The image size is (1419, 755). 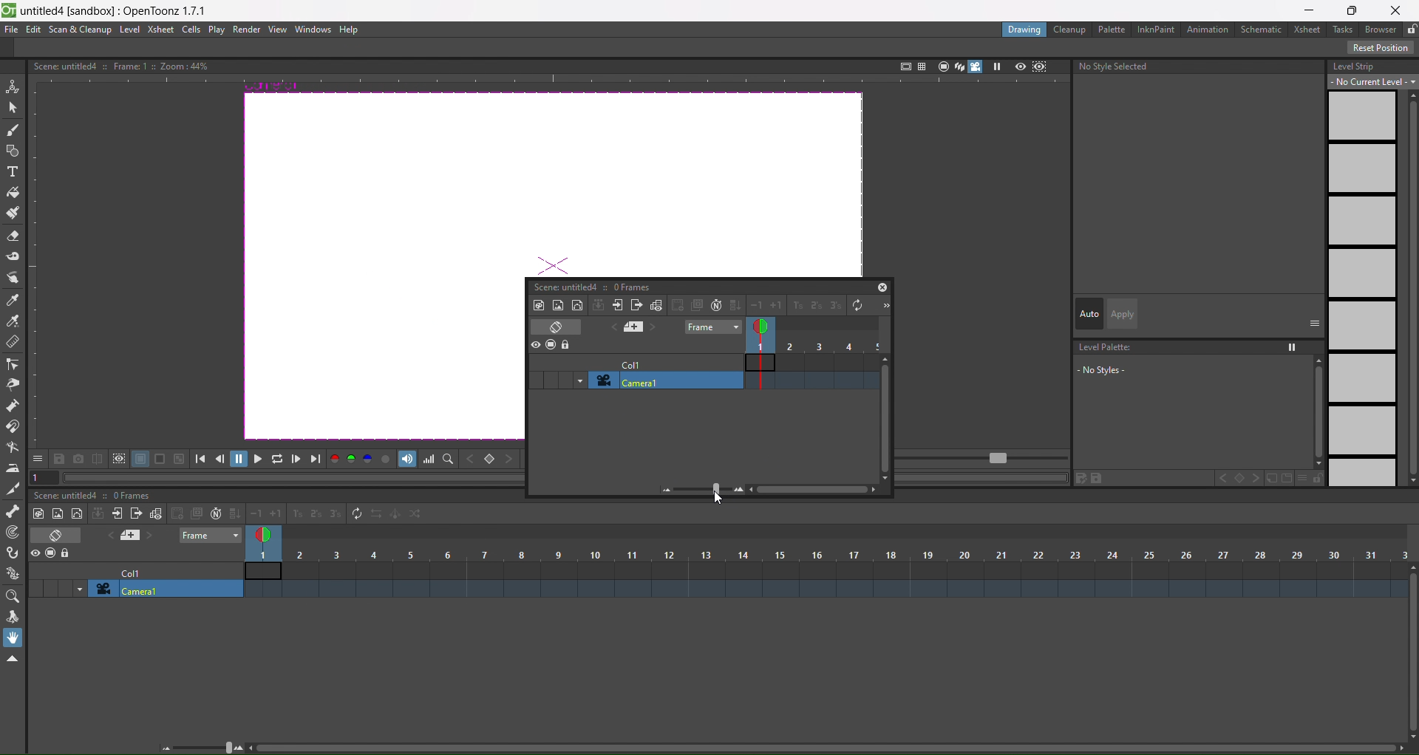 What do you see at coordinates (217, 30) in the screenshot?
I see `play` at bounding box center [217, 30].